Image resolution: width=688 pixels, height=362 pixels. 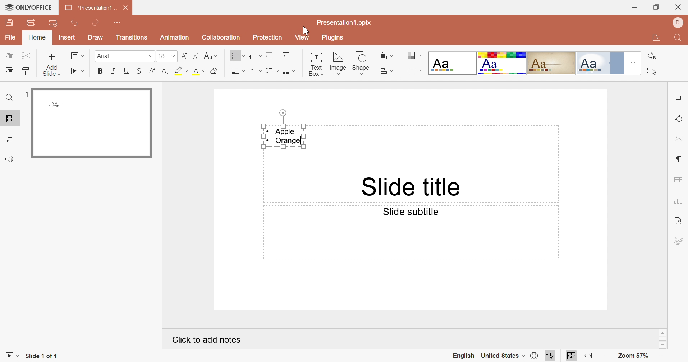 I want to click on bullets, so click(x=235, y=56).